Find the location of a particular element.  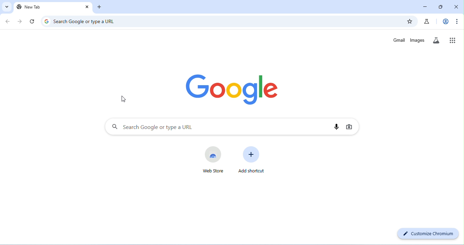

refresh is located at coordinates (33, 21).